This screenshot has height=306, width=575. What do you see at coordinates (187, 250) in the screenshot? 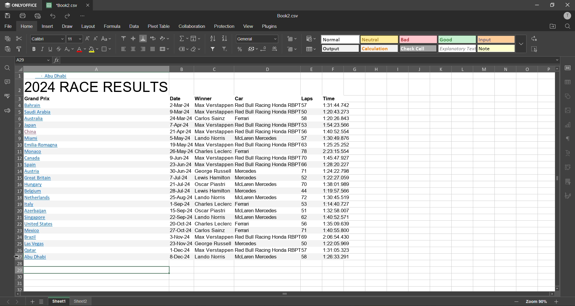
I see `` at bounding box center [187, 250].